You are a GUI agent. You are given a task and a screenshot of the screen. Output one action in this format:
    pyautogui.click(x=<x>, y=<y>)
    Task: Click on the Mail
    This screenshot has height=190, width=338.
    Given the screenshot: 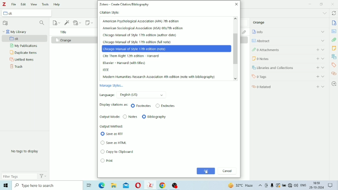 What is the action you would take?
    pyautogui.click(x=126, y=185)
    